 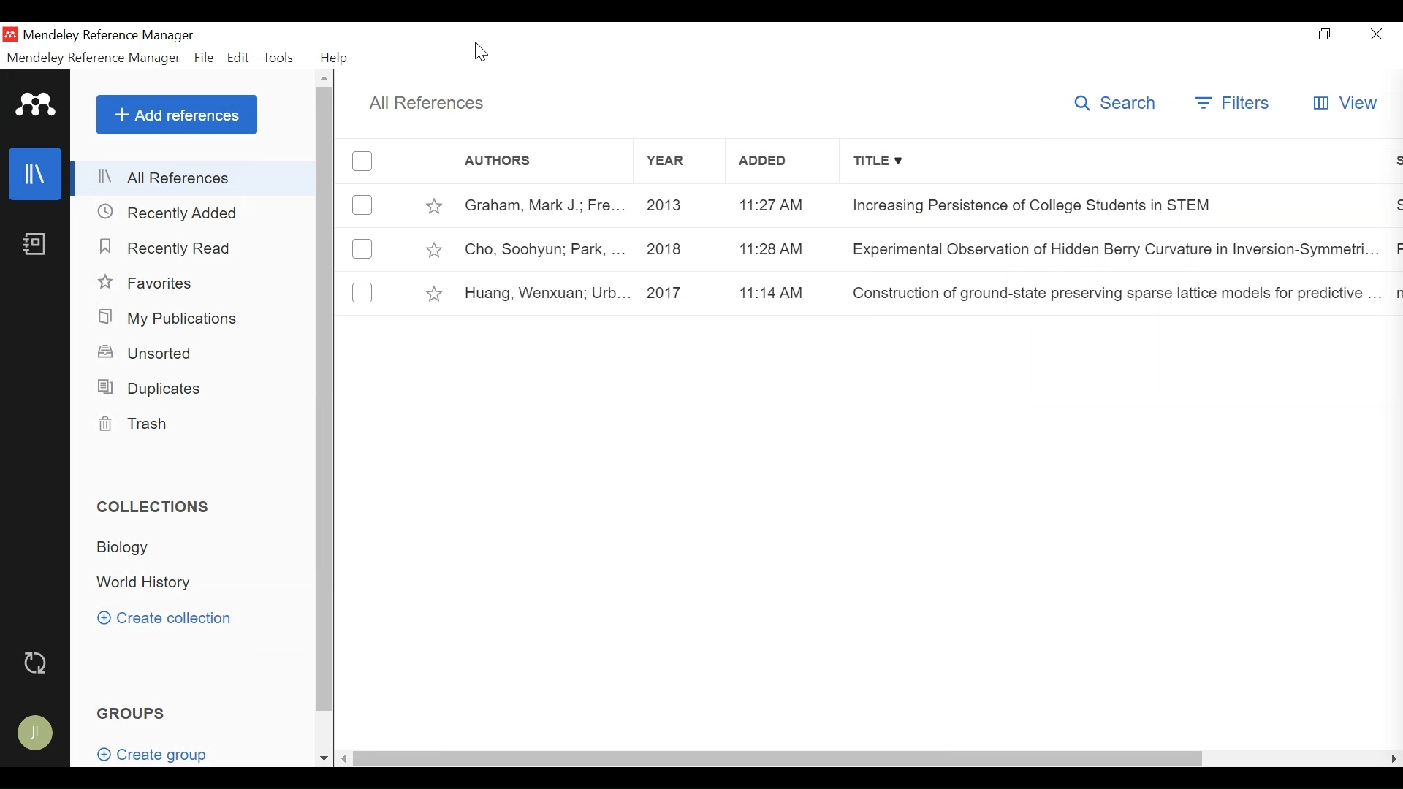 I want to click on Vertical Scroll bar, so click(x=780, y=759).